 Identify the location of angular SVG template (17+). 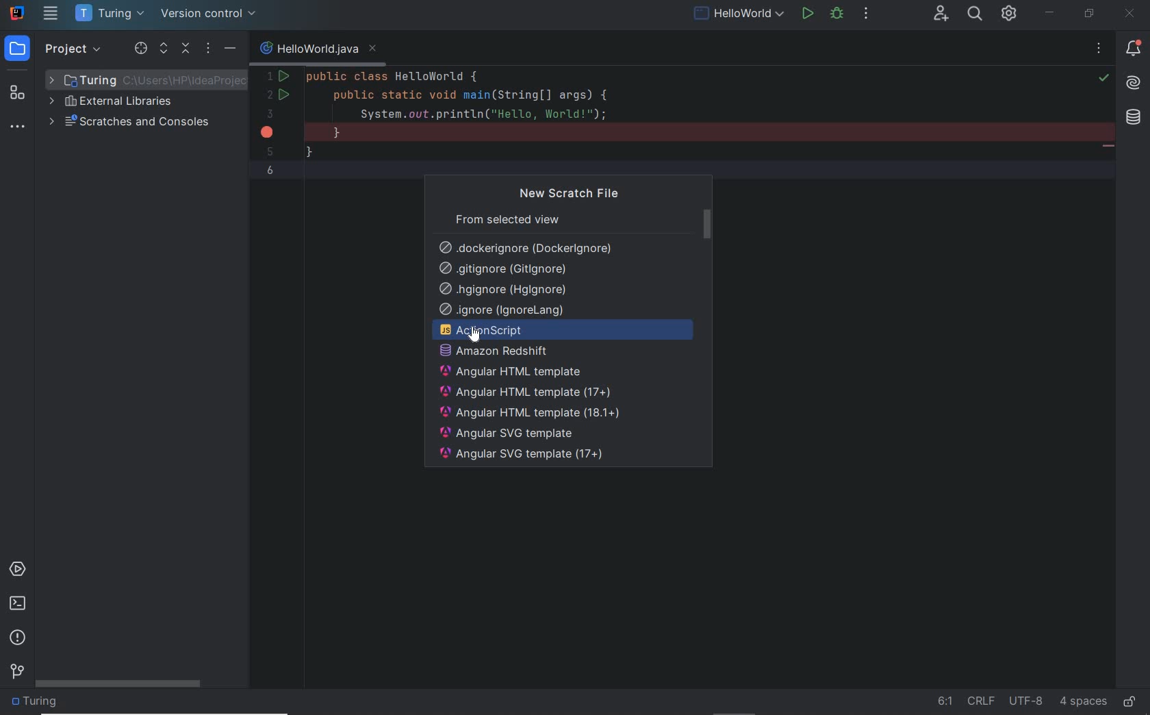
(523, 456).